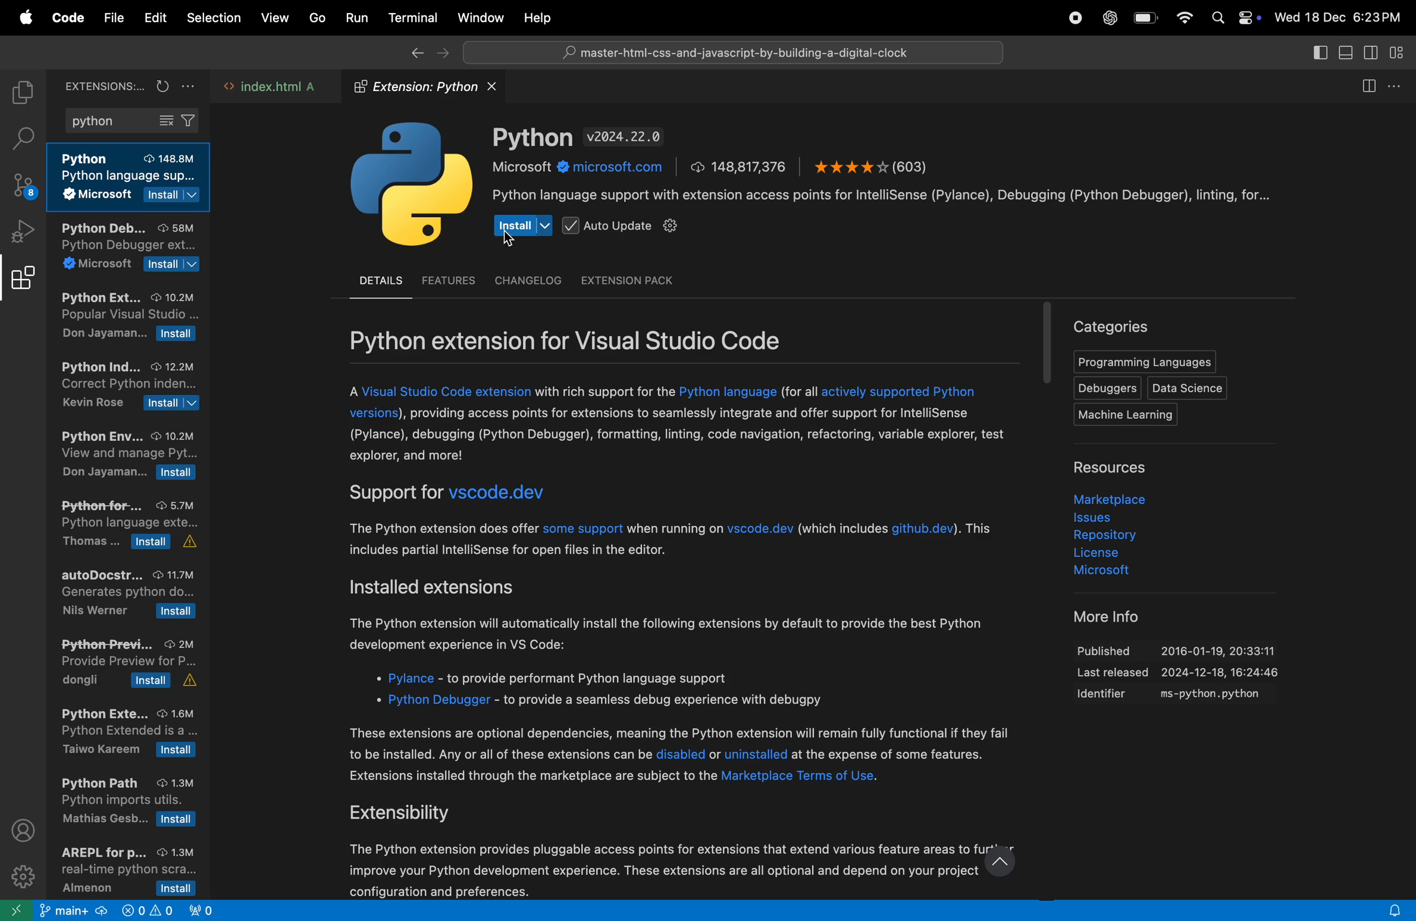 This screenshot has height=921, width=1416. What do you see at coordinates (123, 870) in the screenshot?
I see `arpel extension` at bounding box center [123, 870].